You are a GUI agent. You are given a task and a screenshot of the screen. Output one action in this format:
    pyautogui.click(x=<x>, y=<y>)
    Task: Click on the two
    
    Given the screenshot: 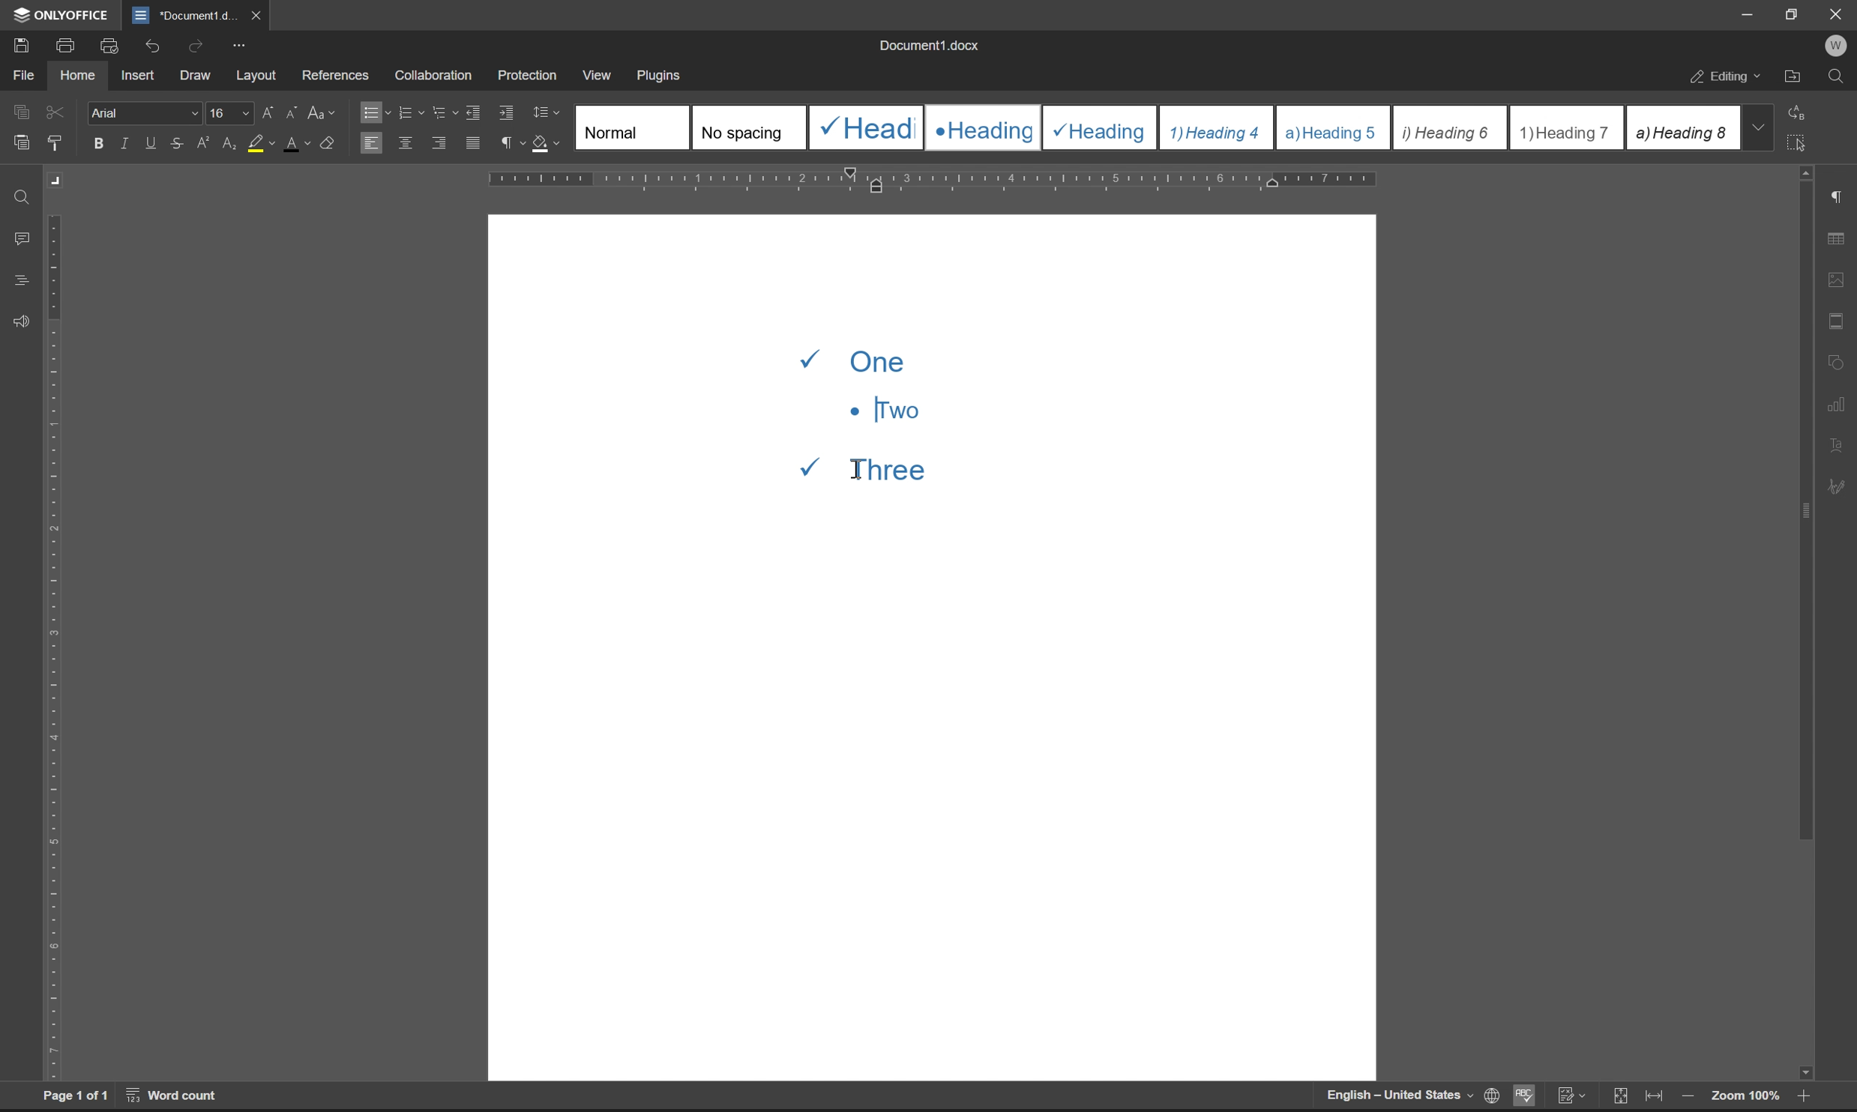 What is the action you would take?
    pyautogui.click(x=883, y=409)
    